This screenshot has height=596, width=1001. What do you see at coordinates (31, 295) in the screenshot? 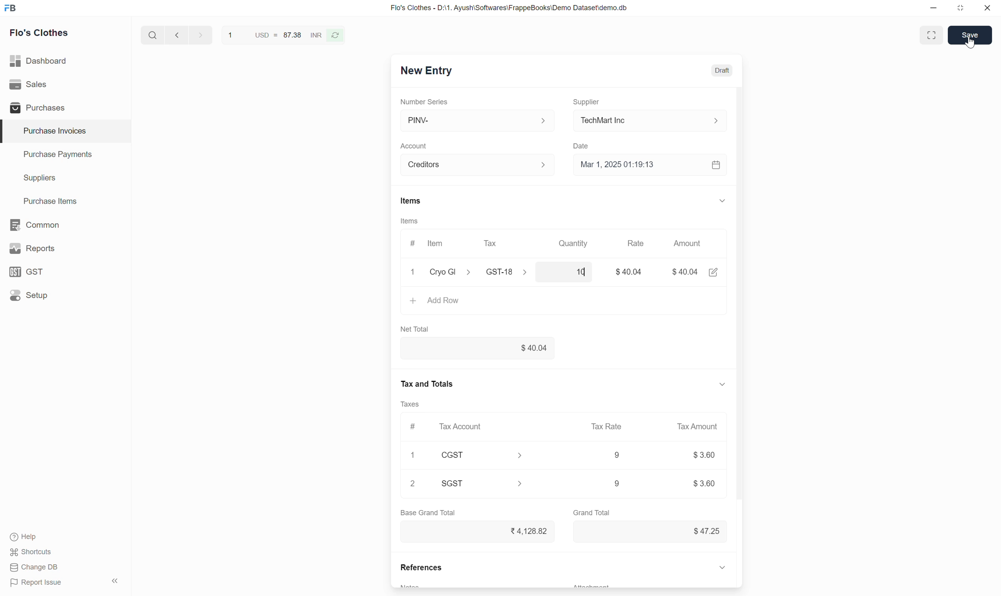
I see `Setup` at bounding box center [31, 295].